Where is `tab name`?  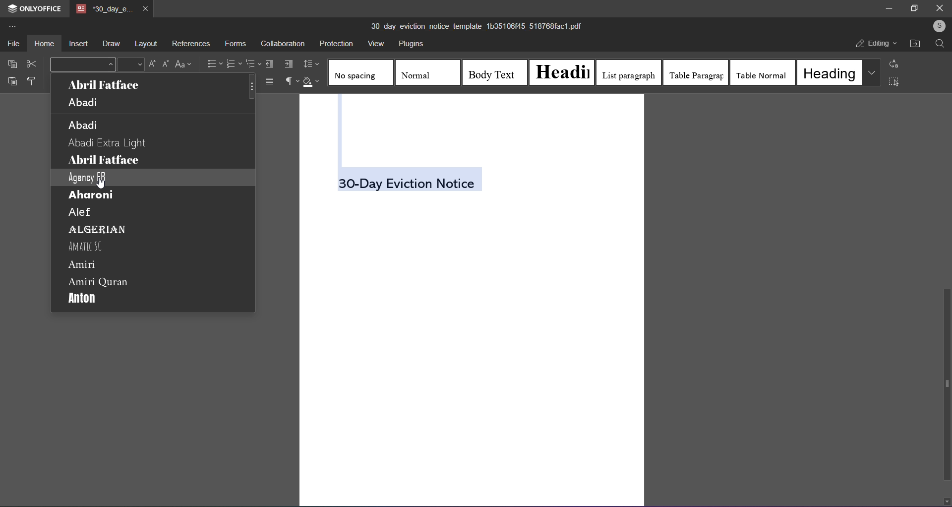 tab name is located at coordinates (104, 9).